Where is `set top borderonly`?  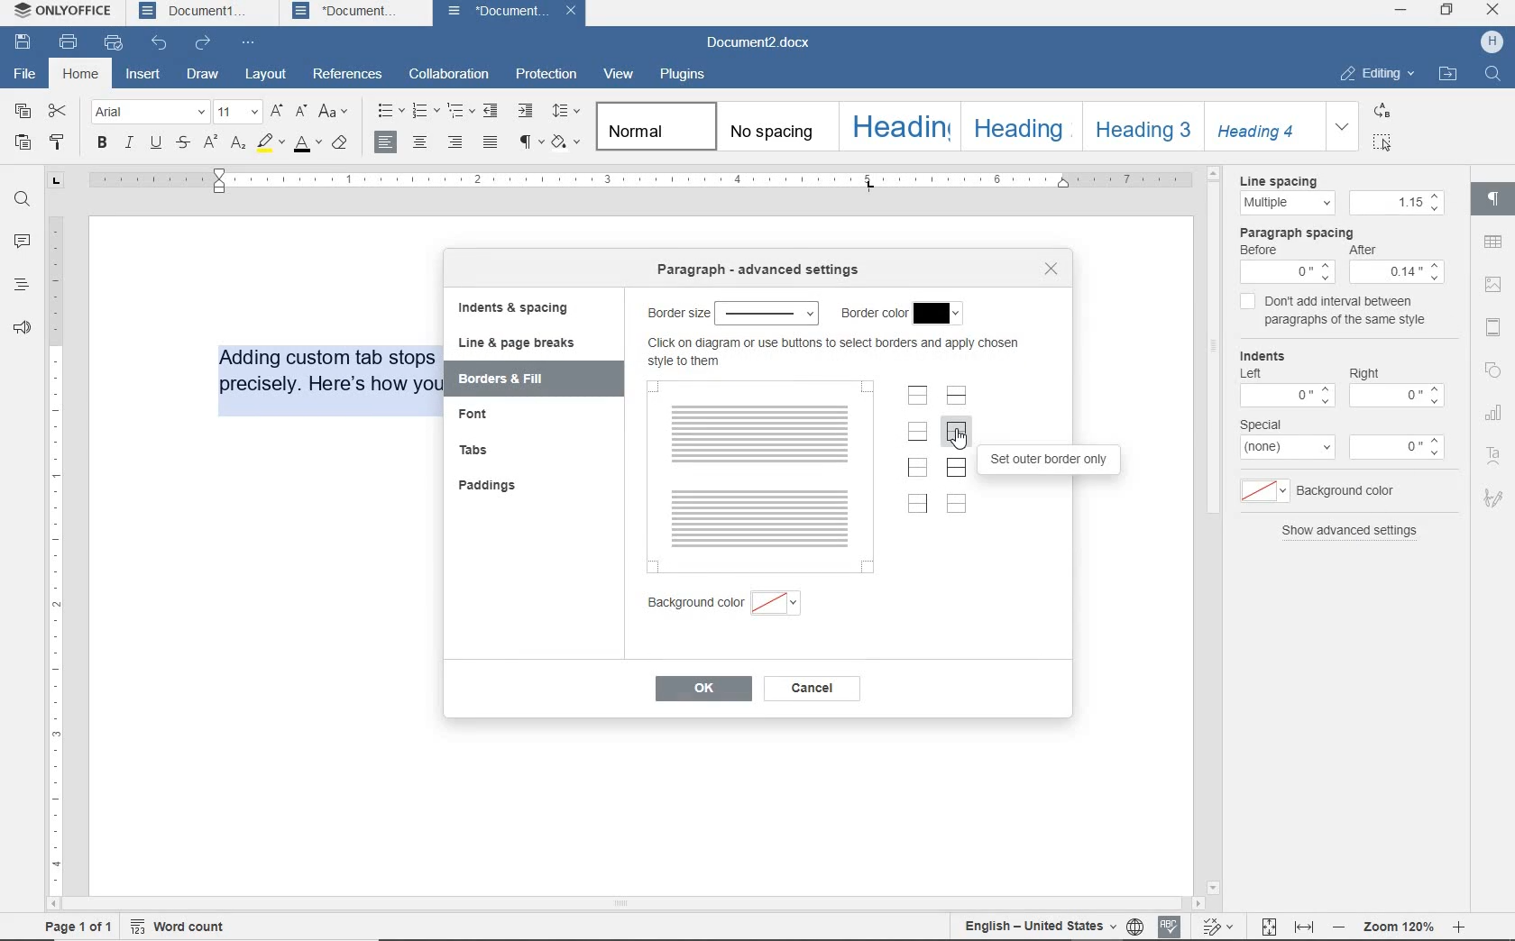
set top borderonly is located at coordinates (918, 397).